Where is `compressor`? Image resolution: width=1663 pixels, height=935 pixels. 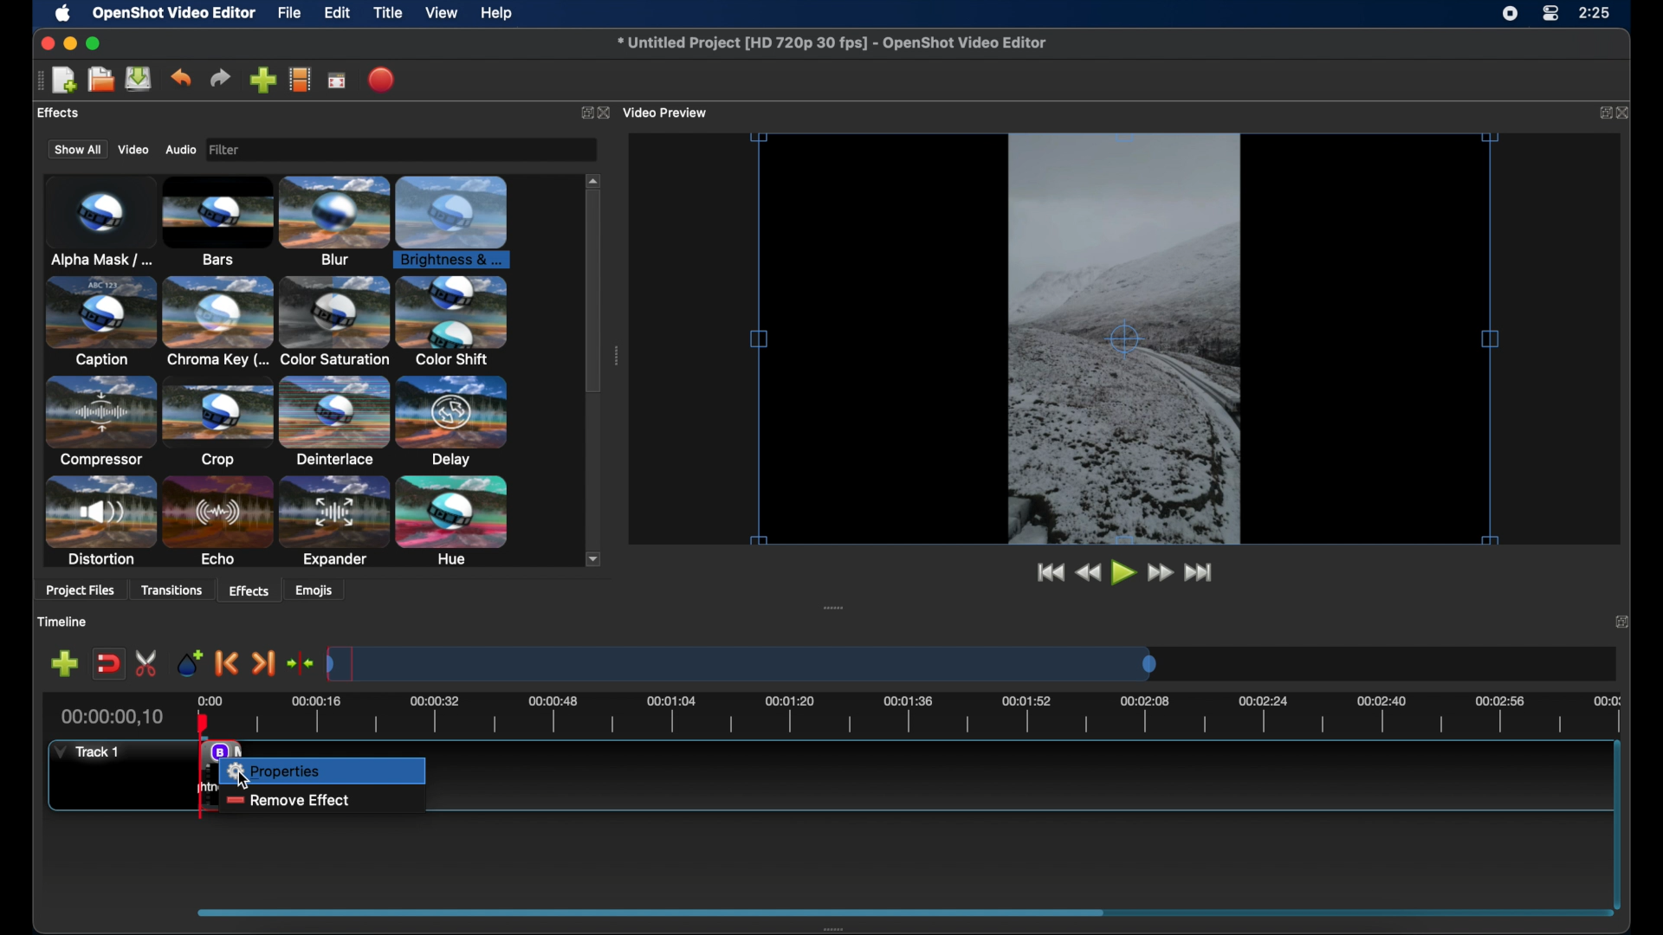
compressor is located at coordinates (98, 422).